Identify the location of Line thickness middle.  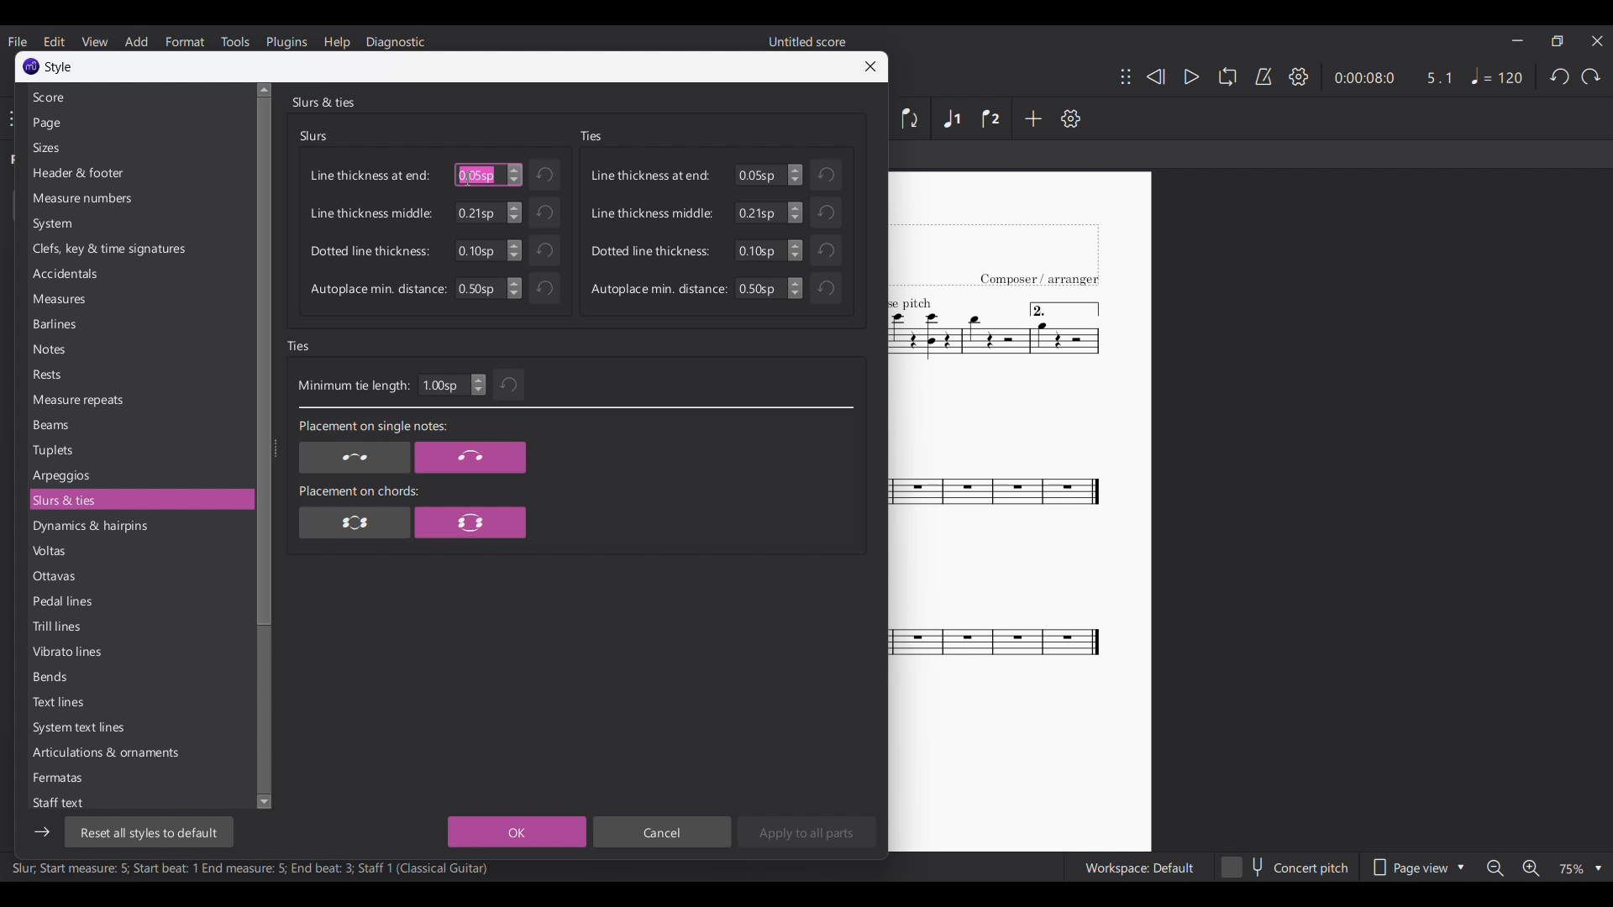
(371, 212).